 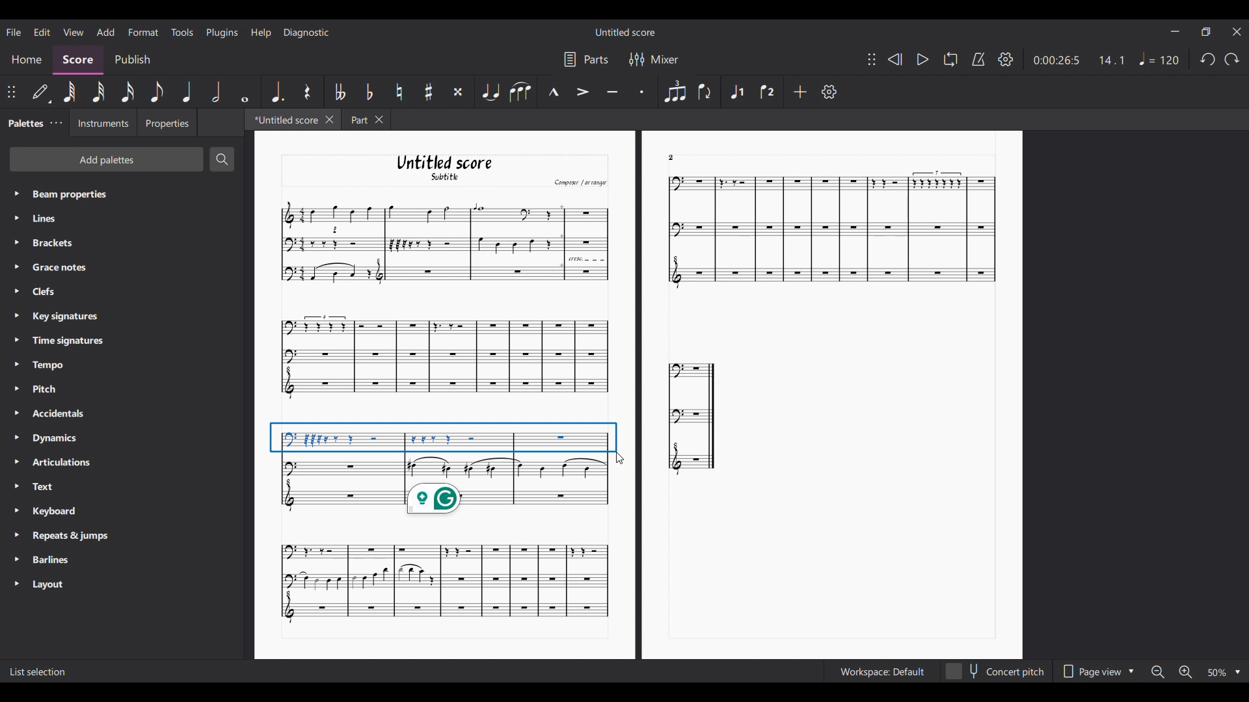 What do you see at coordinates (399, 92) in the screenshot?
I see `Toggle natural` at bounding box center [399, 92].